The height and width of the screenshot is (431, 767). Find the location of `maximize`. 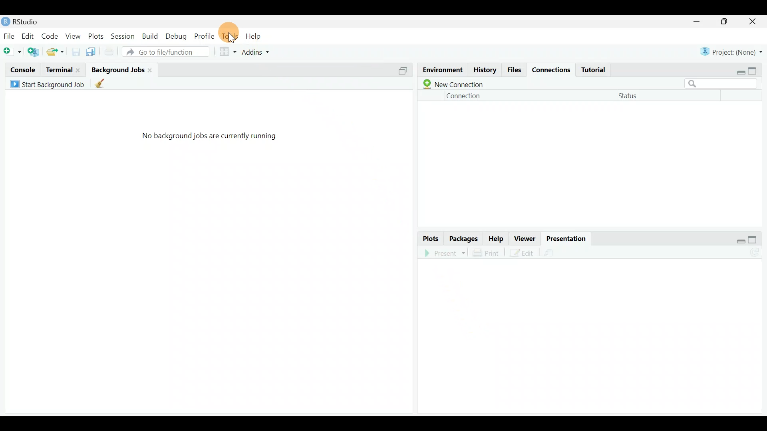

maximize is located at coordinates (754, 237).